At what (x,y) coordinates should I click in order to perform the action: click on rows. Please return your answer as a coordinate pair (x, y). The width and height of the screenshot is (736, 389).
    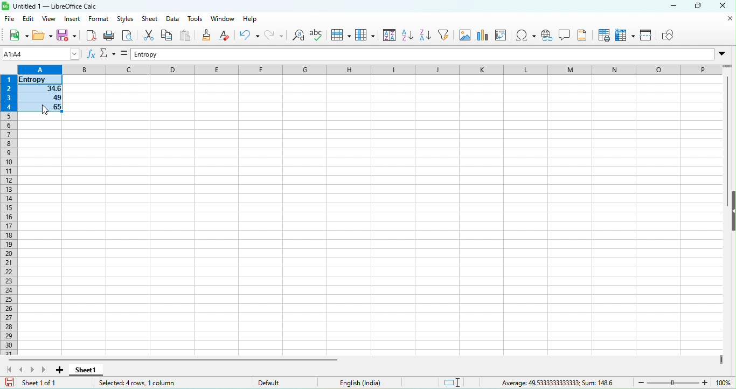
    Looking at the image, I should click on (8, 210).